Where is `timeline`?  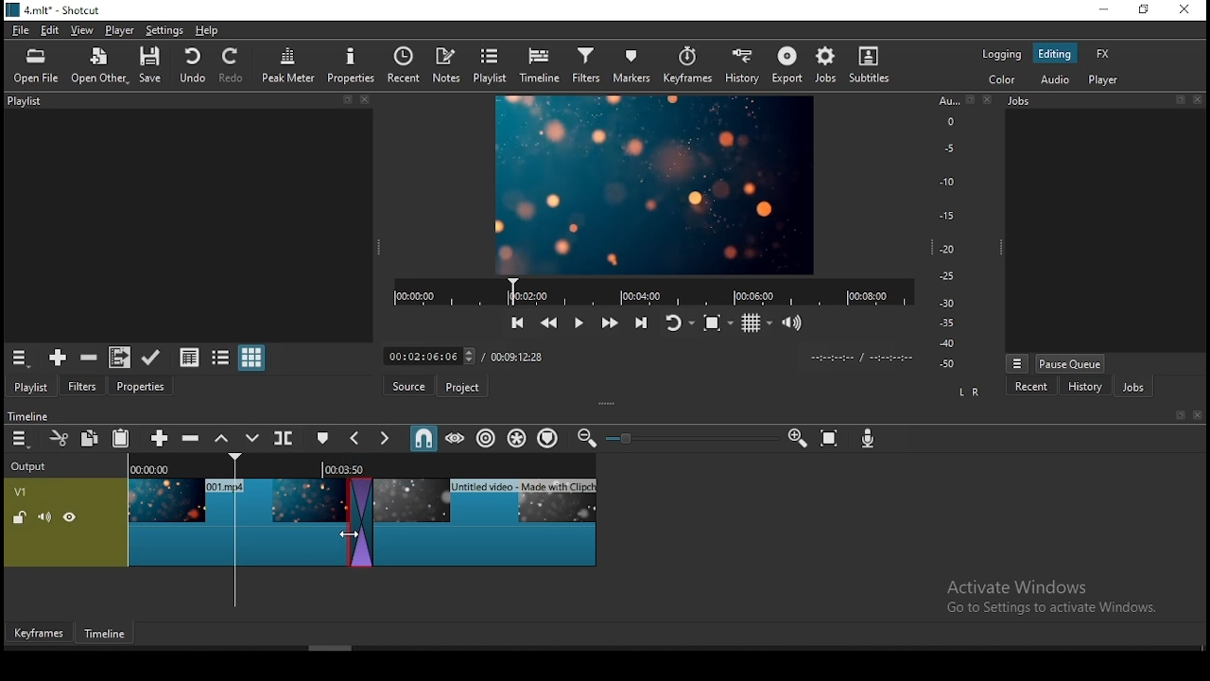
timeline is located at coordinates (105, 634).